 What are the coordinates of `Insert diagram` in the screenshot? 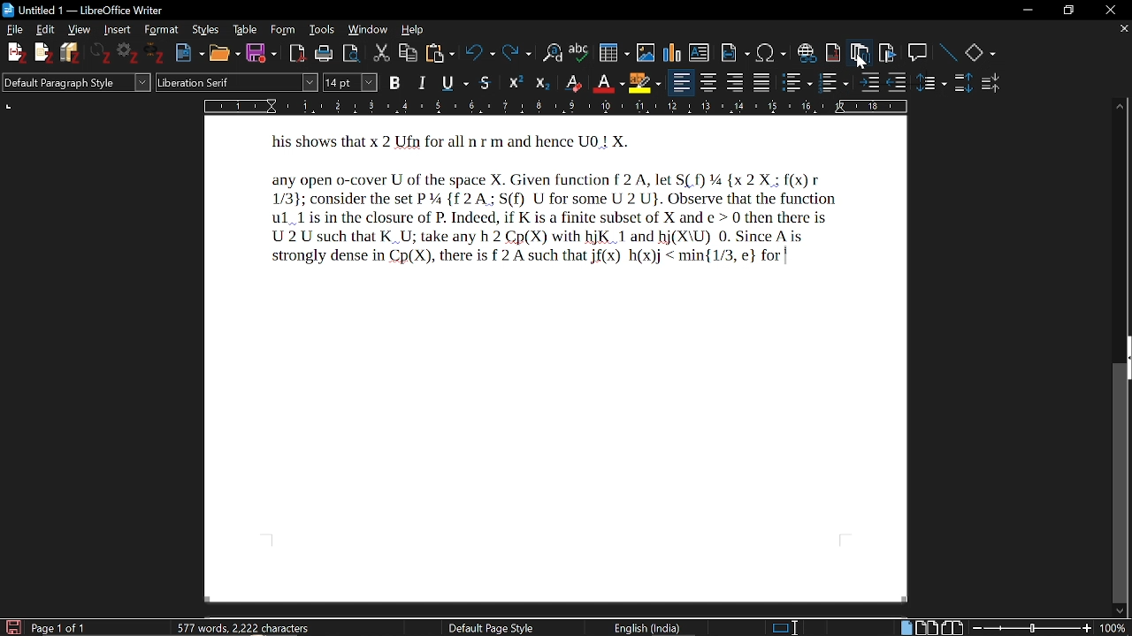 It's located at (671, 53).